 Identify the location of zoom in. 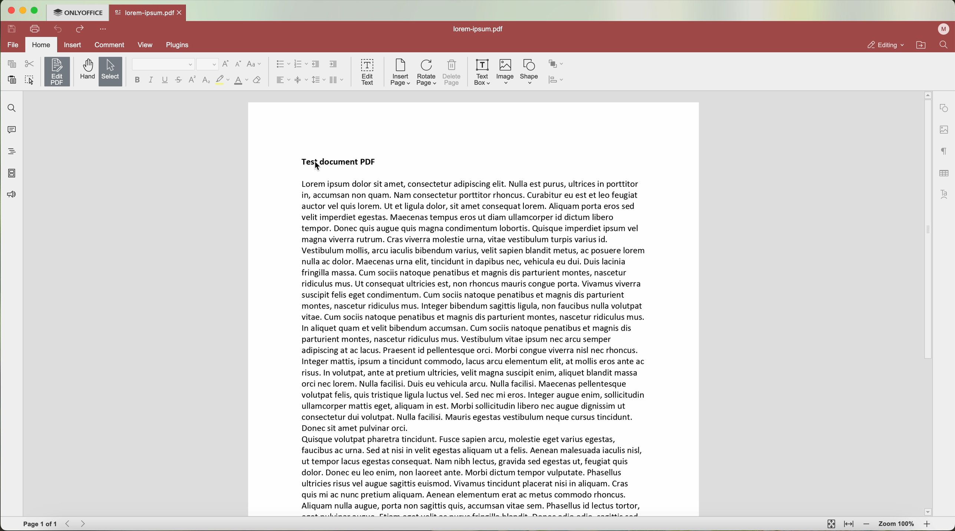
(927, 524).